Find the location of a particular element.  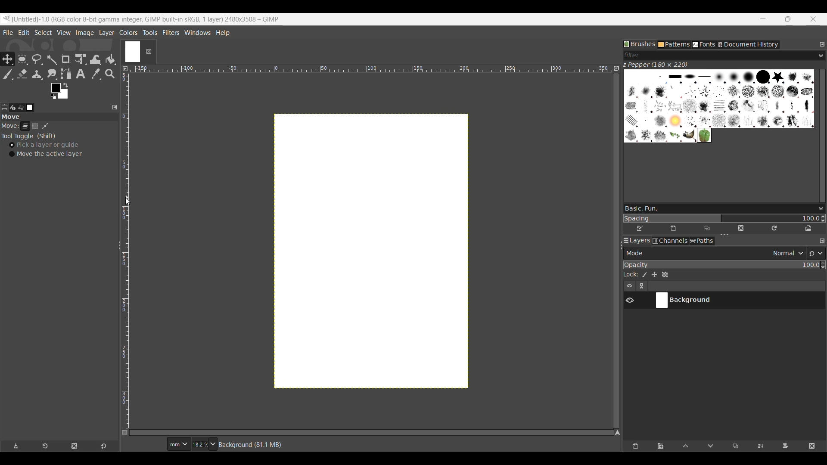

Image menu is located at coordinates (85, 33).